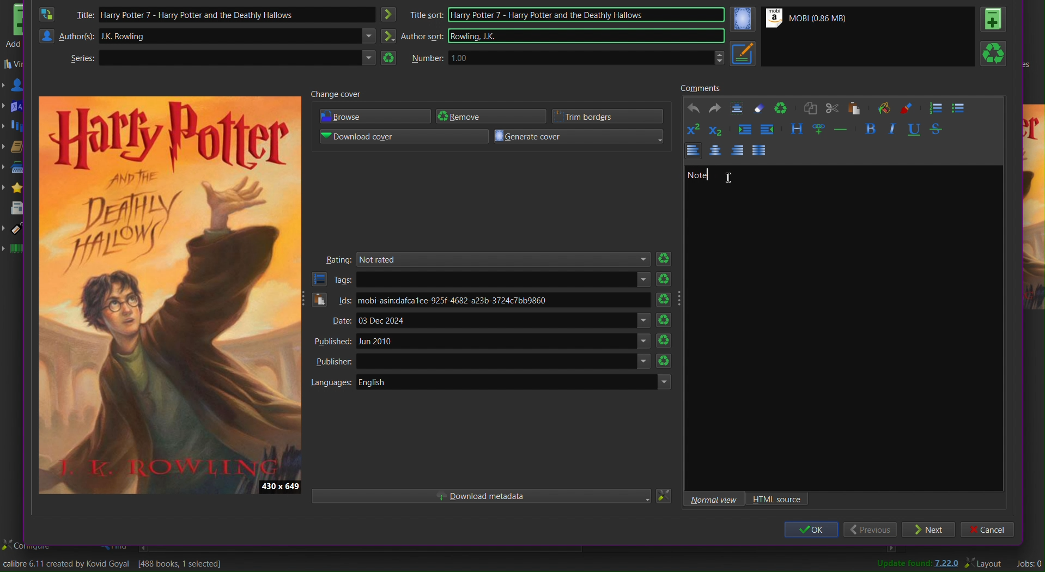 The width and height of the screenshot is (1045, 572). What do you see at coordinates (736, 151) in the screenshot?
I see `Left Align` at bounding box center [736, 151].